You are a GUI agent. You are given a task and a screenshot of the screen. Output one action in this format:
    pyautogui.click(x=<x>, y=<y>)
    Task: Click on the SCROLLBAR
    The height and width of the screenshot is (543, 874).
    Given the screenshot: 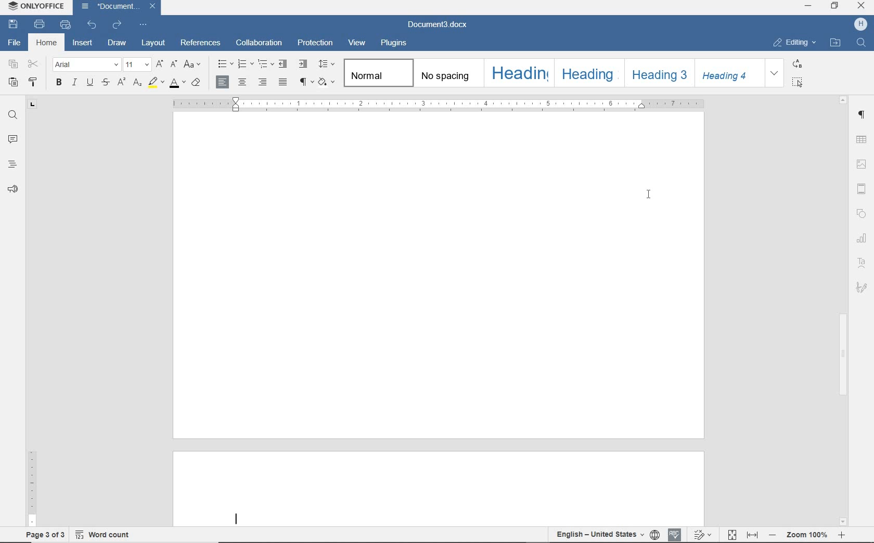 What is the action you would take?
    pyautogui.click(x=842, y=311)
    